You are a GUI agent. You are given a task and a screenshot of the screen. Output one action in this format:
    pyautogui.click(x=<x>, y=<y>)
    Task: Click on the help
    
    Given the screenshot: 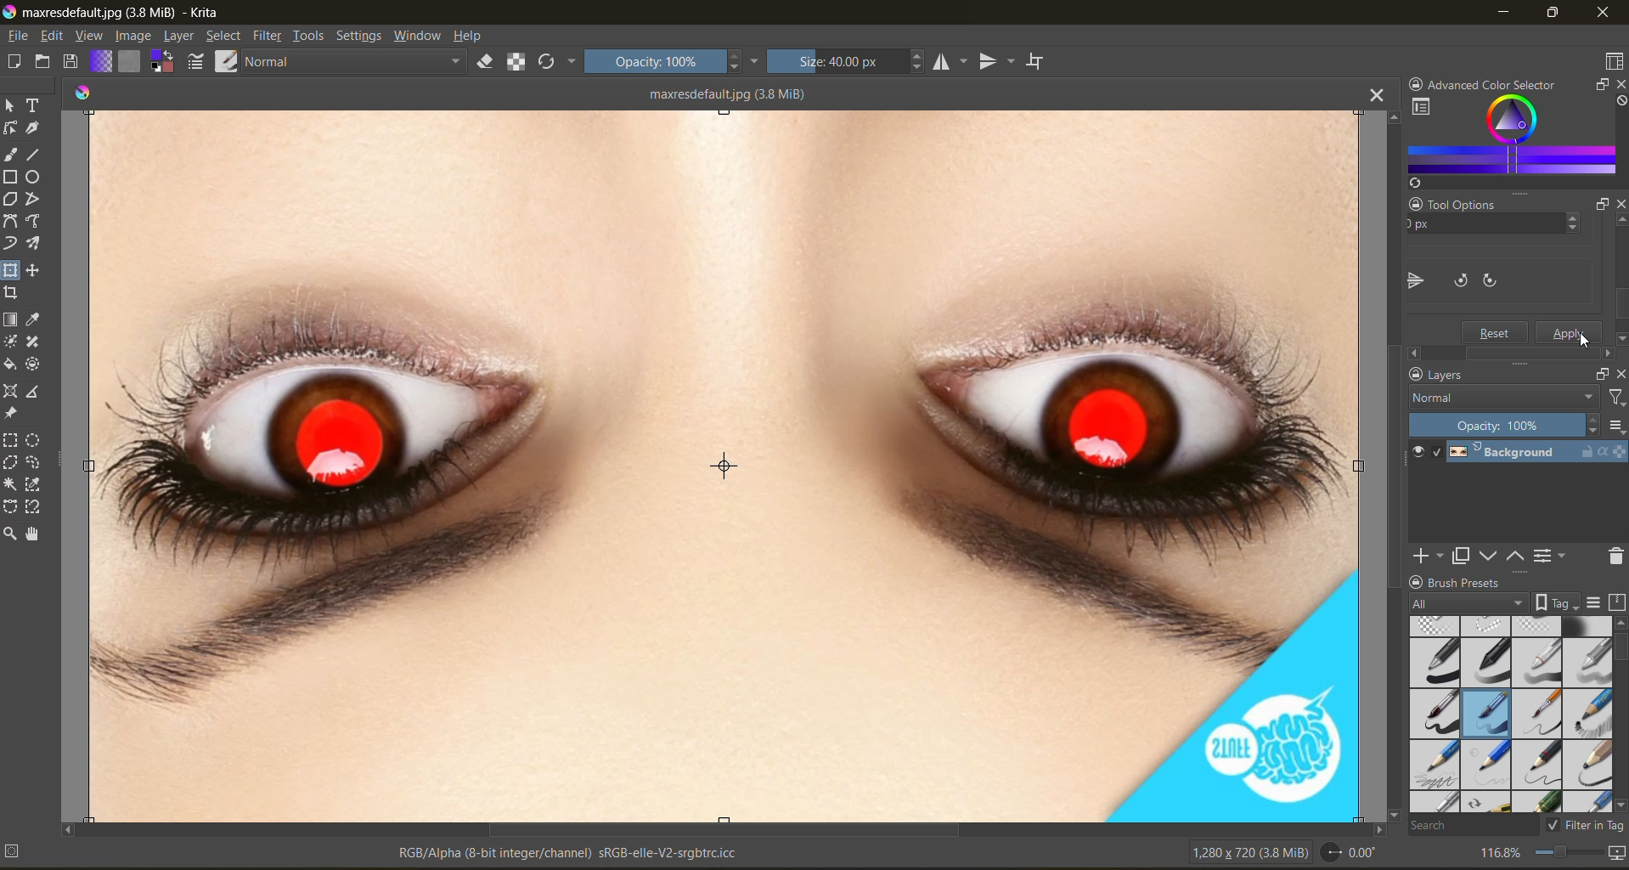 What is the action you would take?
    pyautogui.click(x=471, y=36)
    